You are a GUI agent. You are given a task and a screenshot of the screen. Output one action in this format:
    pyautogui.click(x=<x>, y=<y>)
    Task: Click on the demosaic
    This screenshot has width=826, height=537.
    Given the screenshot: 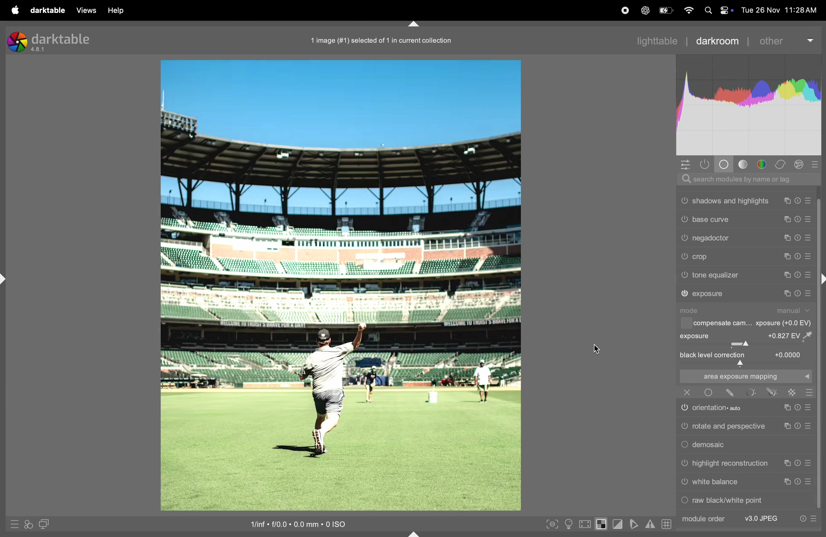 What is the action you would take?
    pyautogui.click(x=712, y=445)
    